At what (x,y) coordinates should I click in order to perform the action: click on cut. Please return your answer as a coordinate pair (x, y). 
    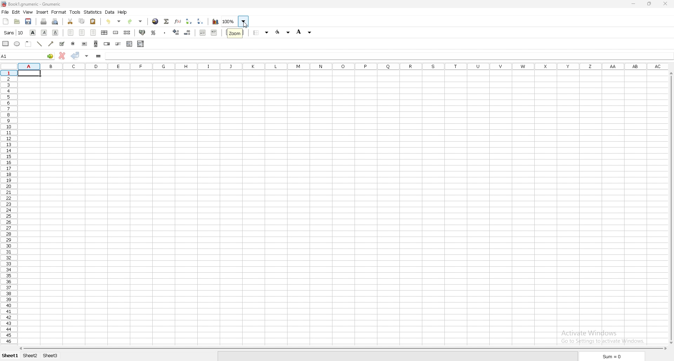
    Looking at the image, I should click on (71, 21).